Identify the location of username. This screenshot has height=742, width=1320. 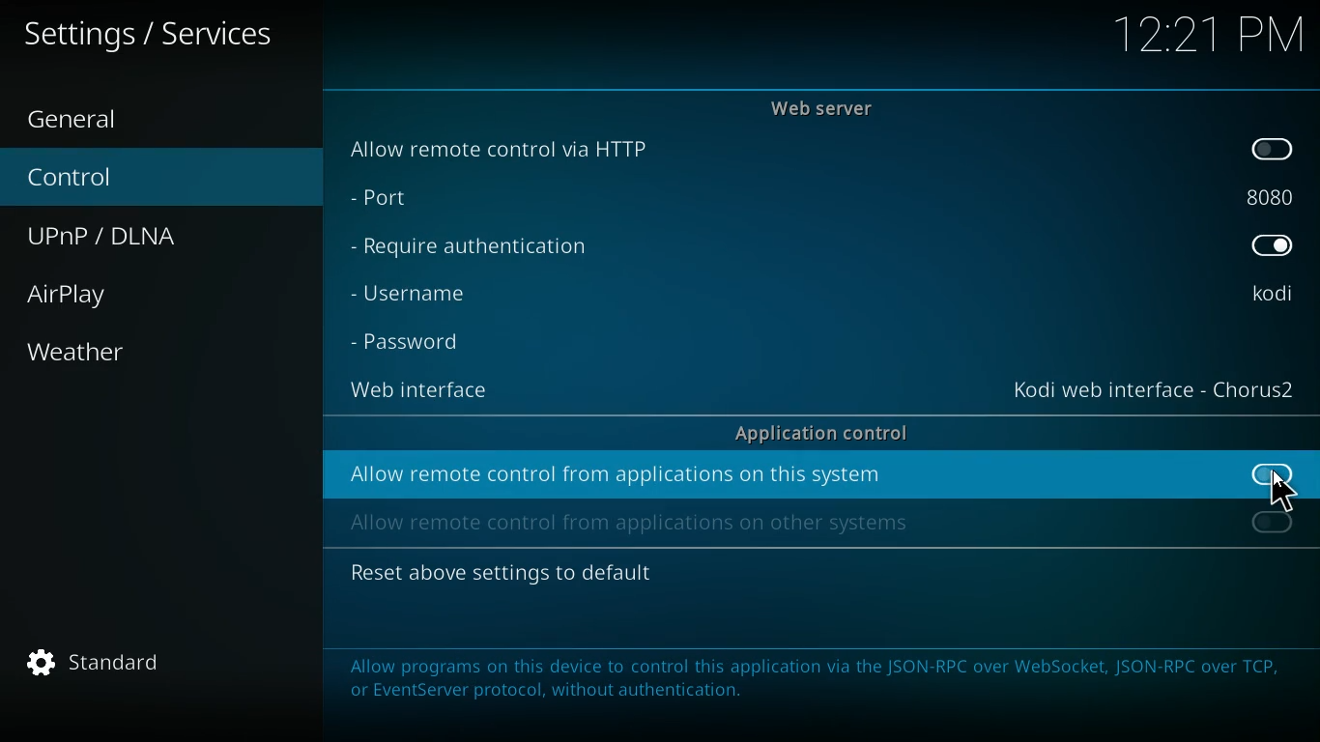
(414, 293).